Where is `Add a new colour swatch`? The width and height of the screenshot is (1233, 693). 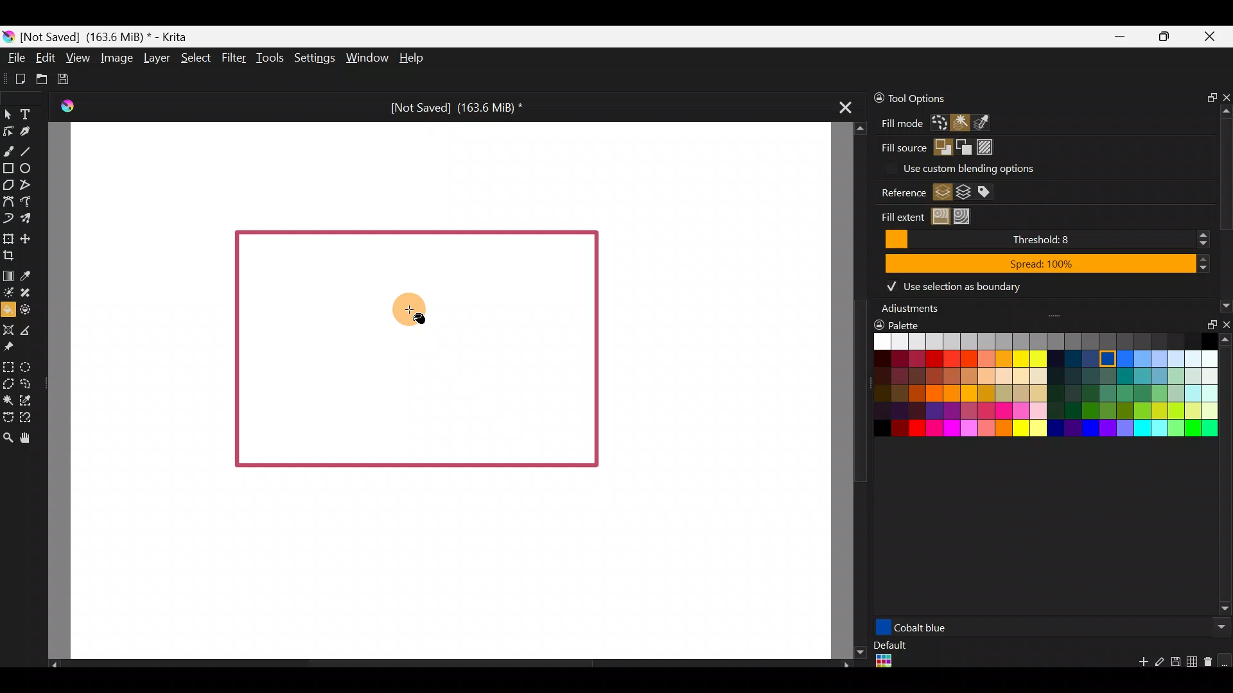
Add a new colour swatch is located at coordinates (1137, 665).